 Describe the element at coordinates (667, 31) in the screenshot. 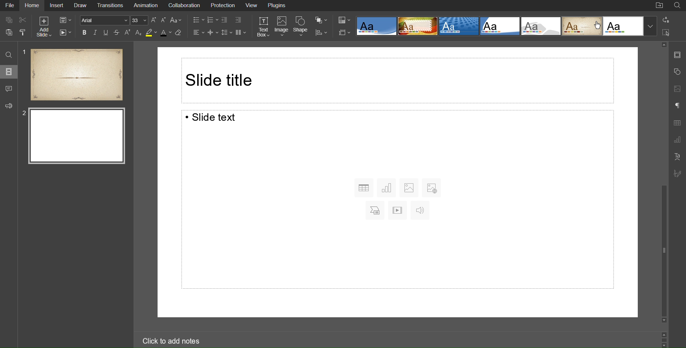

I see `Select` at that location.